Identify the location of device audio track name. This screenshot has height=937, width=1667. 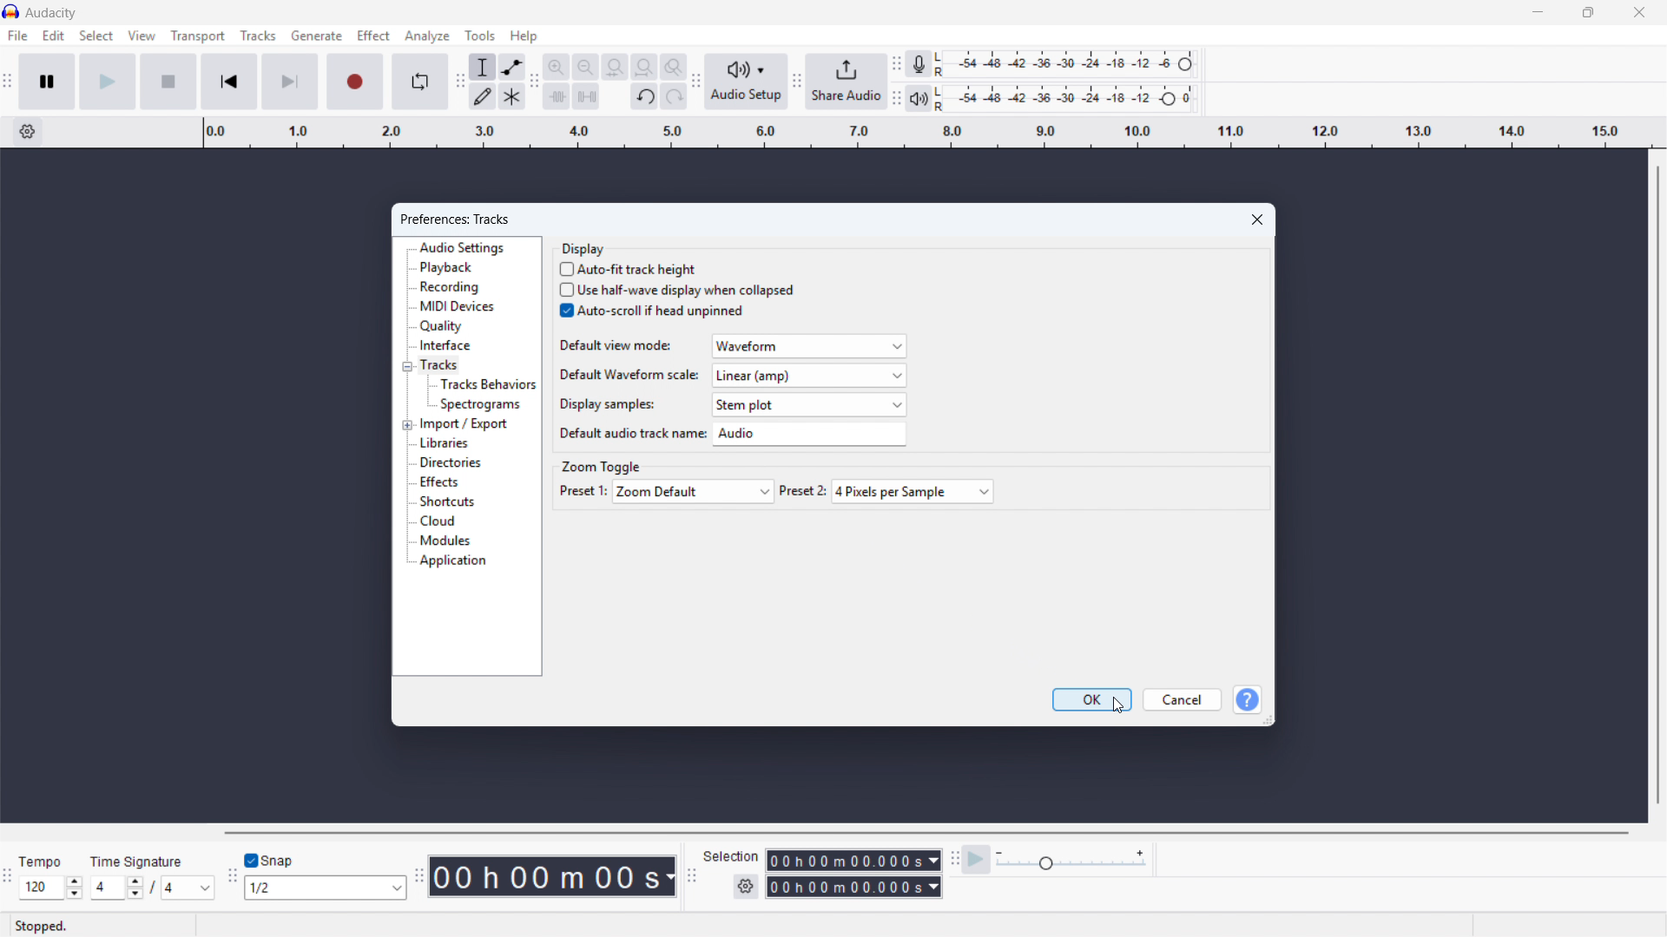
(729, 435).